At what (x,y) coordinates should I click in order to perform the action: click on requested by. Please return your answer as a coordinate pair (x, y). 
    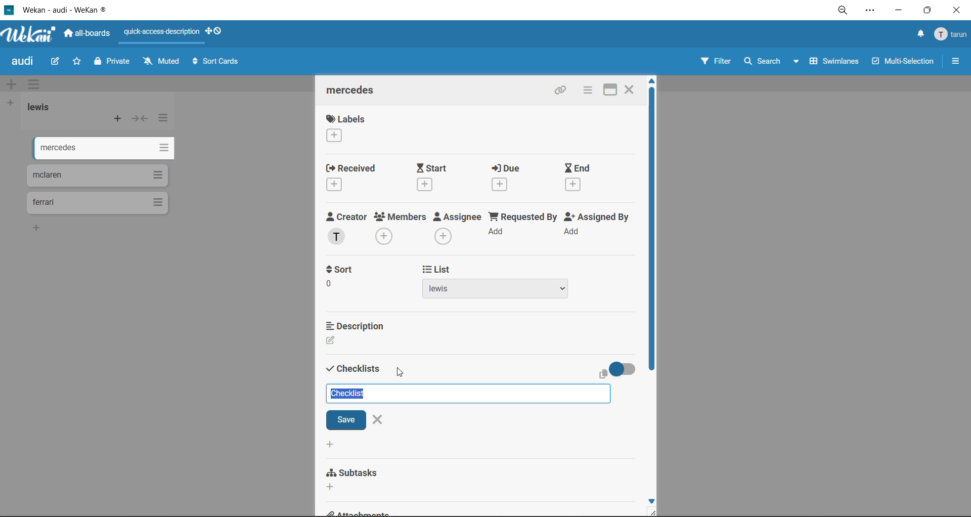
    Looking at the image, I should click on (524, 228).